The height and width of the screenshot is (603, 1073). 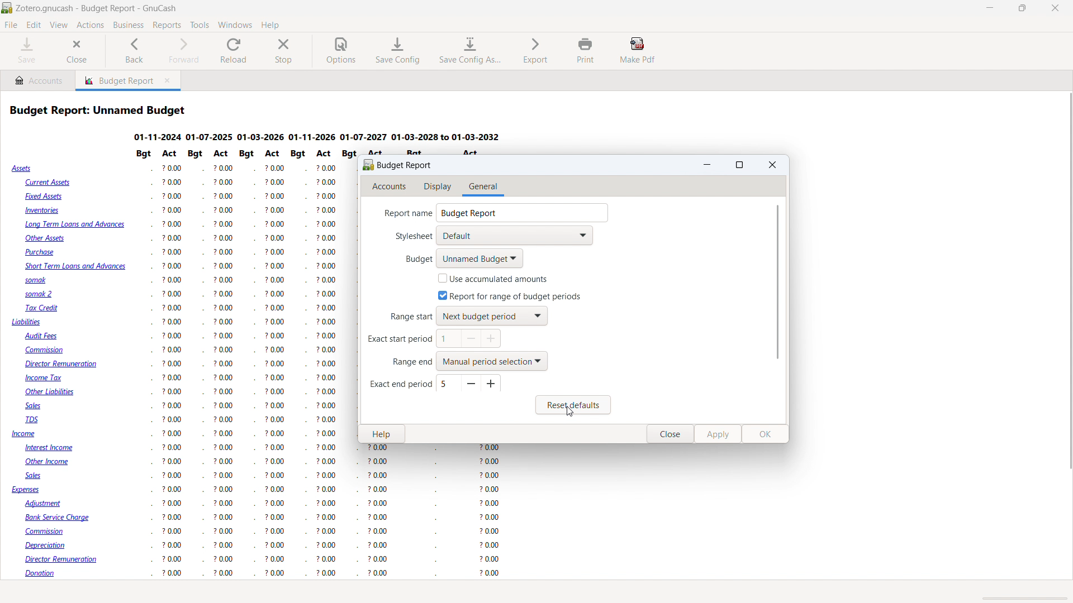 What do you see at coordinates (60, 516) in the screenshot?
I see `‘Bank Service Charge` at bounding box center [60, 516].